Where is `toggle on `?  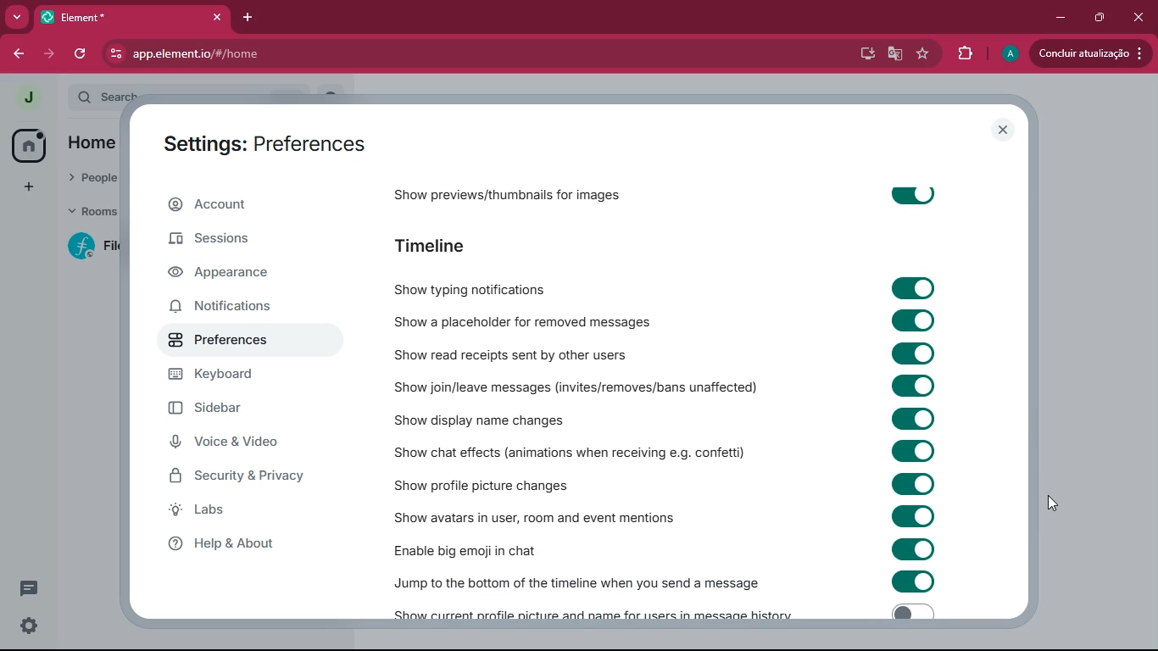 toggle on  is located at coordinates (910, 353).